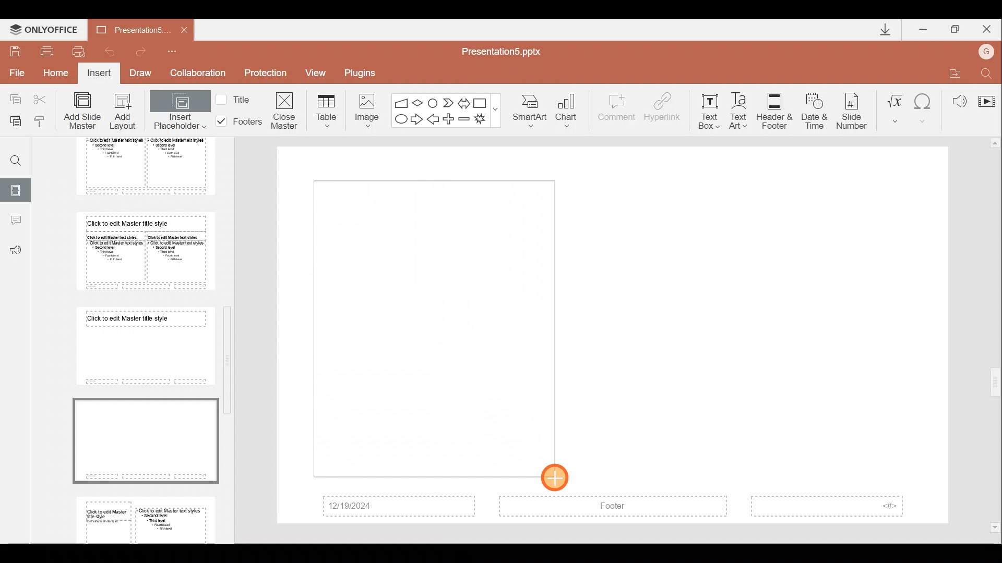 The width and height of the screenshot is (1002, 563). I want to click on Undo, so click(109, 51).